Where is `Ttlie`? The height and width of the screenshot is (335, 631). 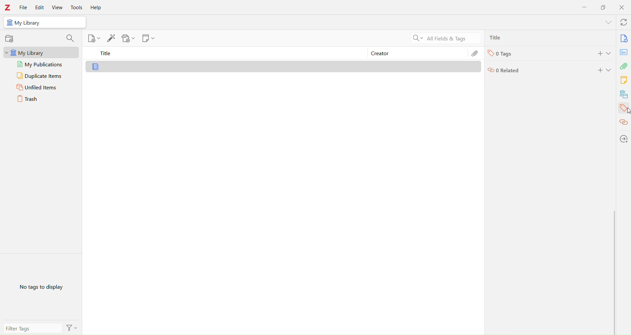
Ttlie is located at coordinates (497, 37).